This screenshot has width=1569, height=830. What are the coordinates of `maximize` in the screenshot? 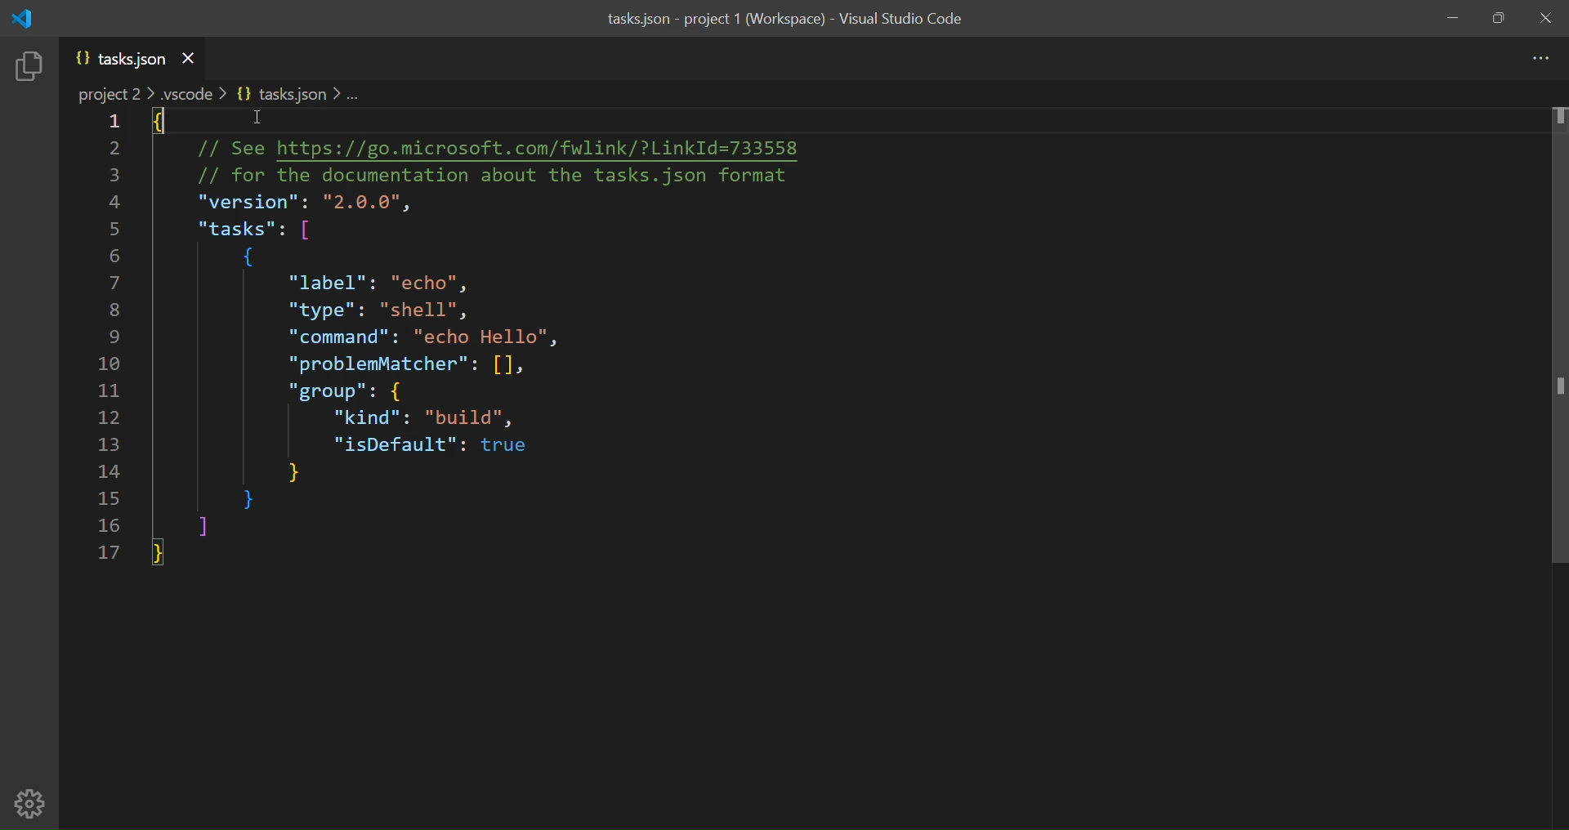 It's located at (1496, 17).